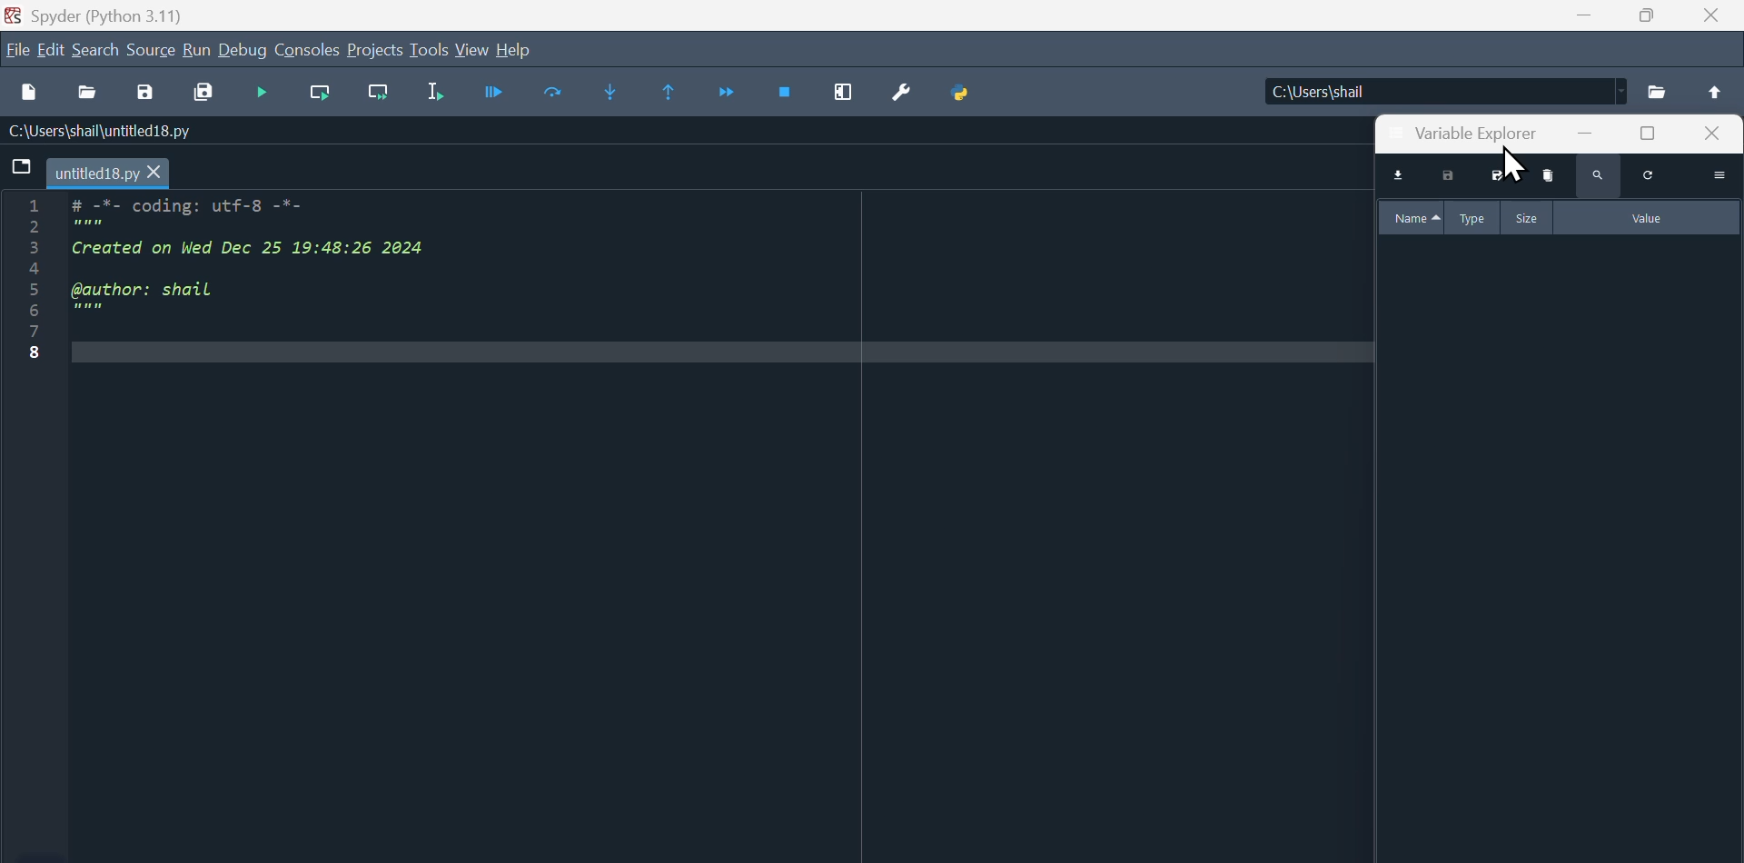  Describe the element at coordinates (901, 97) in the screenshot. I see `Settings` at that location.